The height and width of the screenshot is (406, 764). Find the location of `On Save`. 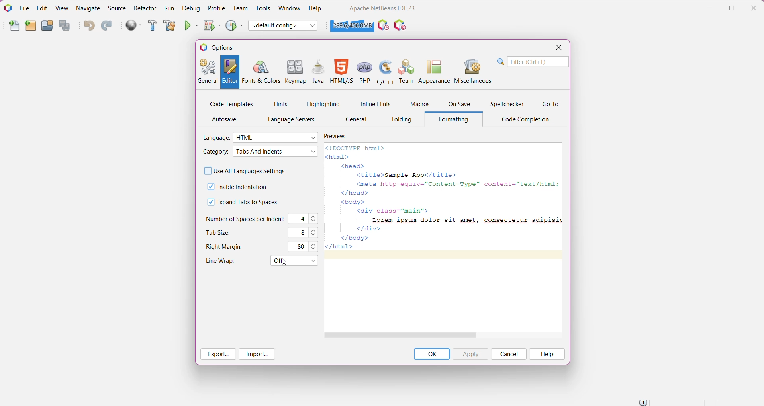

On Save is located at coordinates (460, 104).